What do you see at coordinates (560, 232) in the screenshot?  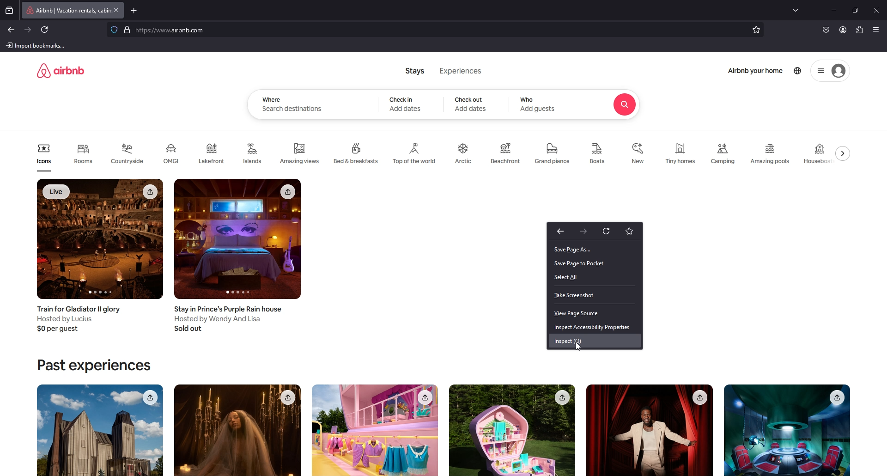 I see `back` at bounding box center [560, 232].